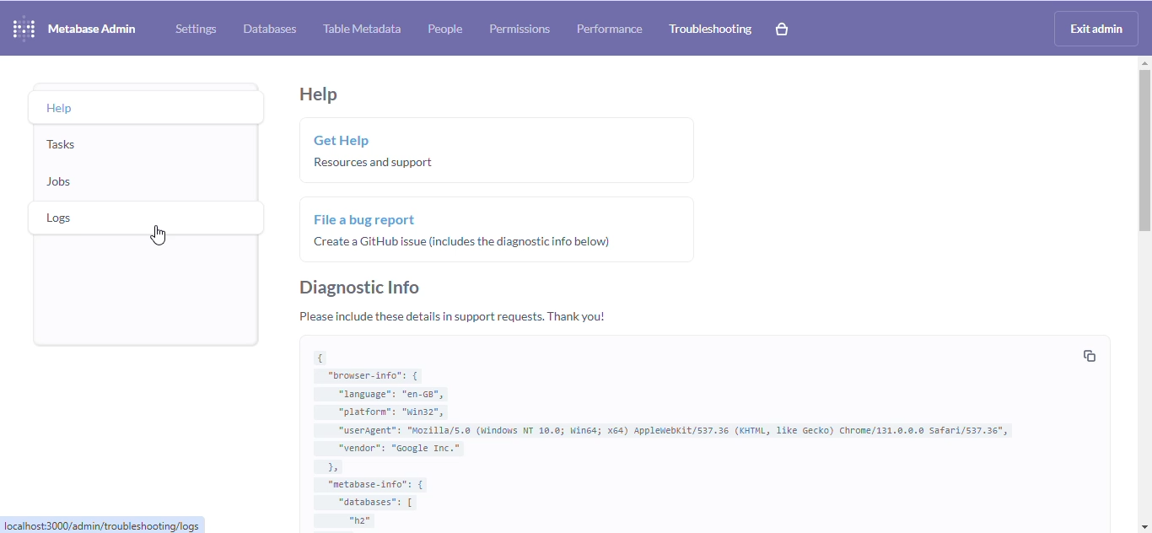  Describe the element at coordinates (682, 433) in the screenshot. I see `diagnostic info` at that location.